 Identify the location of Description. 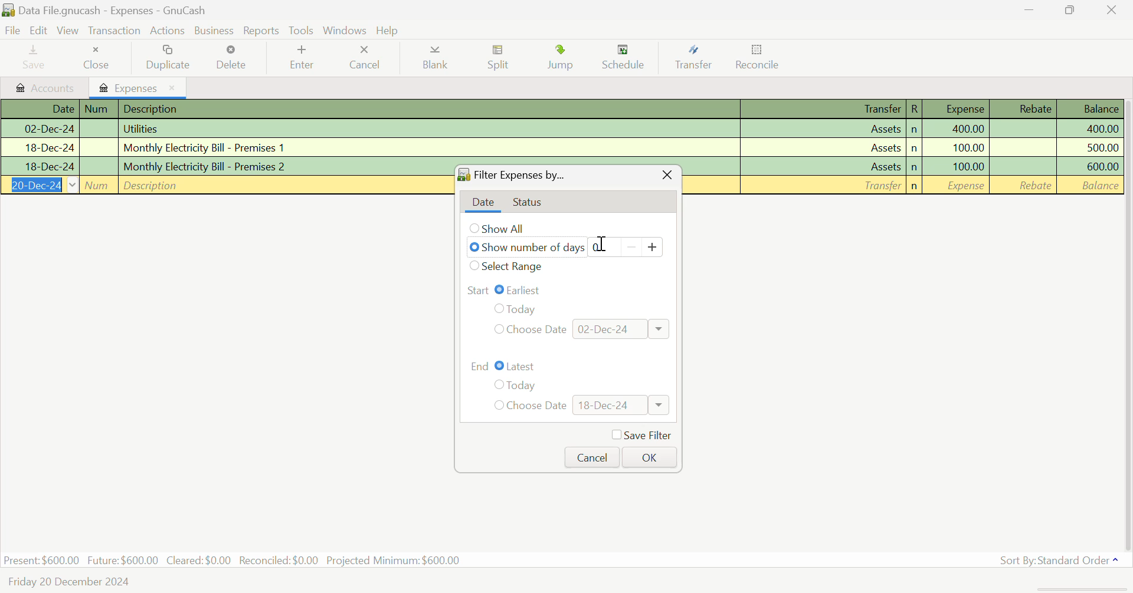
(286, 186).